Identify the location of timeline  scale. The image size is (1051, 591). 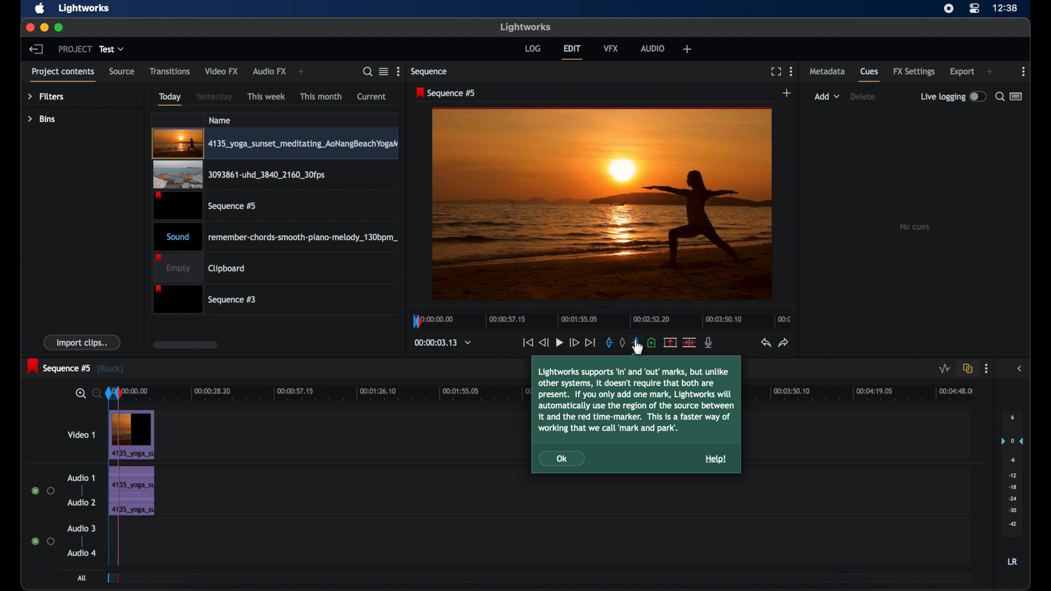
(601, 320).